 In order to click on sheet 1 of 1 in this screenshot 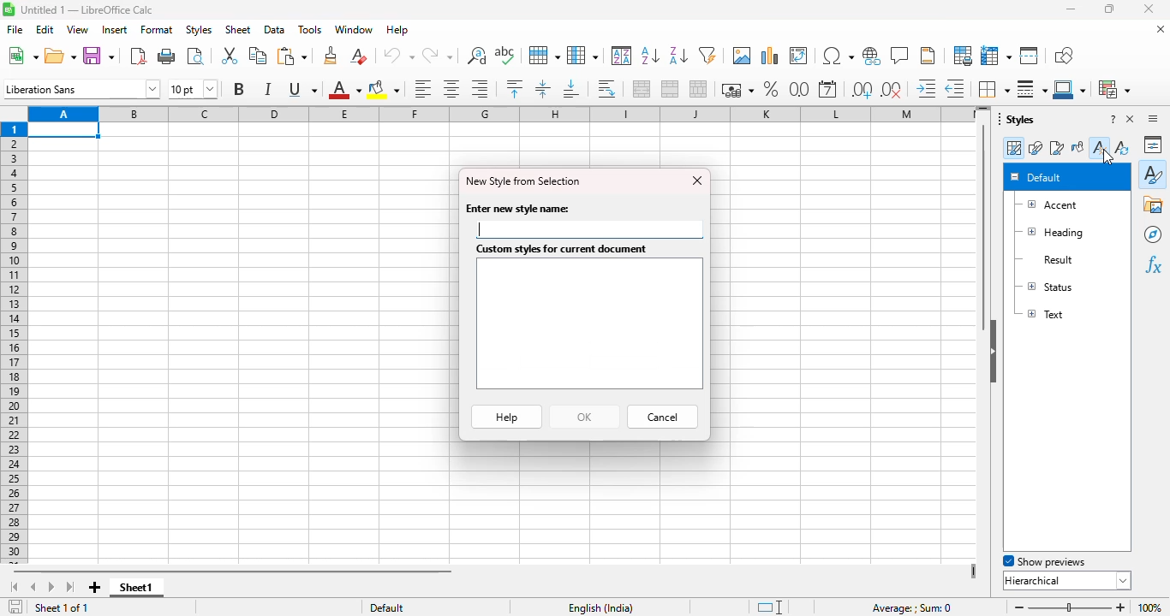, I will do `click(63, 607)`.